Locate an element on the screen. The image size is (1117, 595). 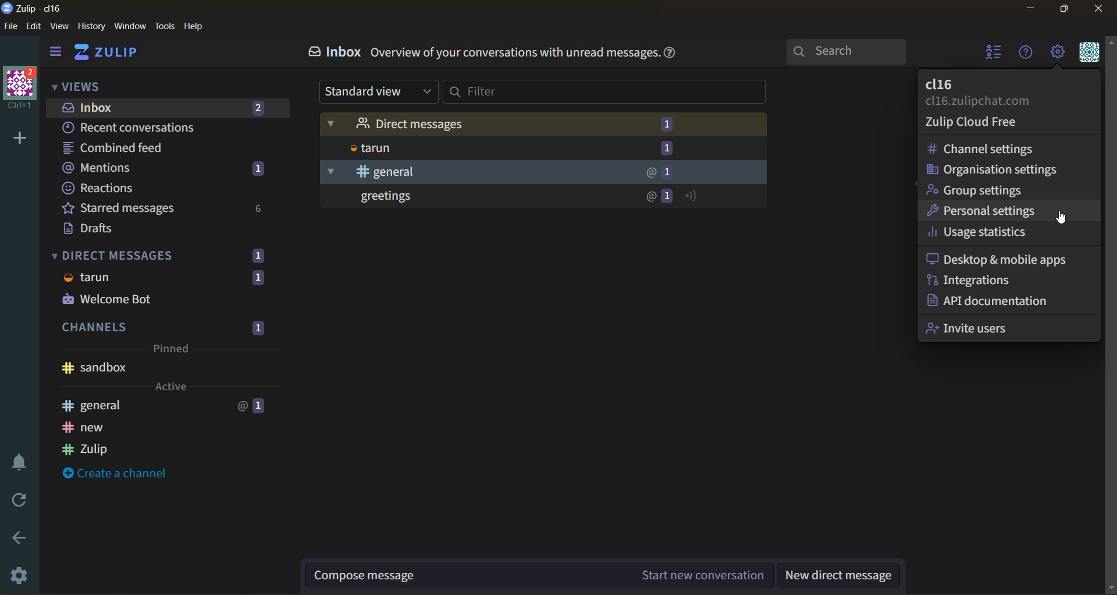
app name and organisation name is located at coordinates (38, 9).